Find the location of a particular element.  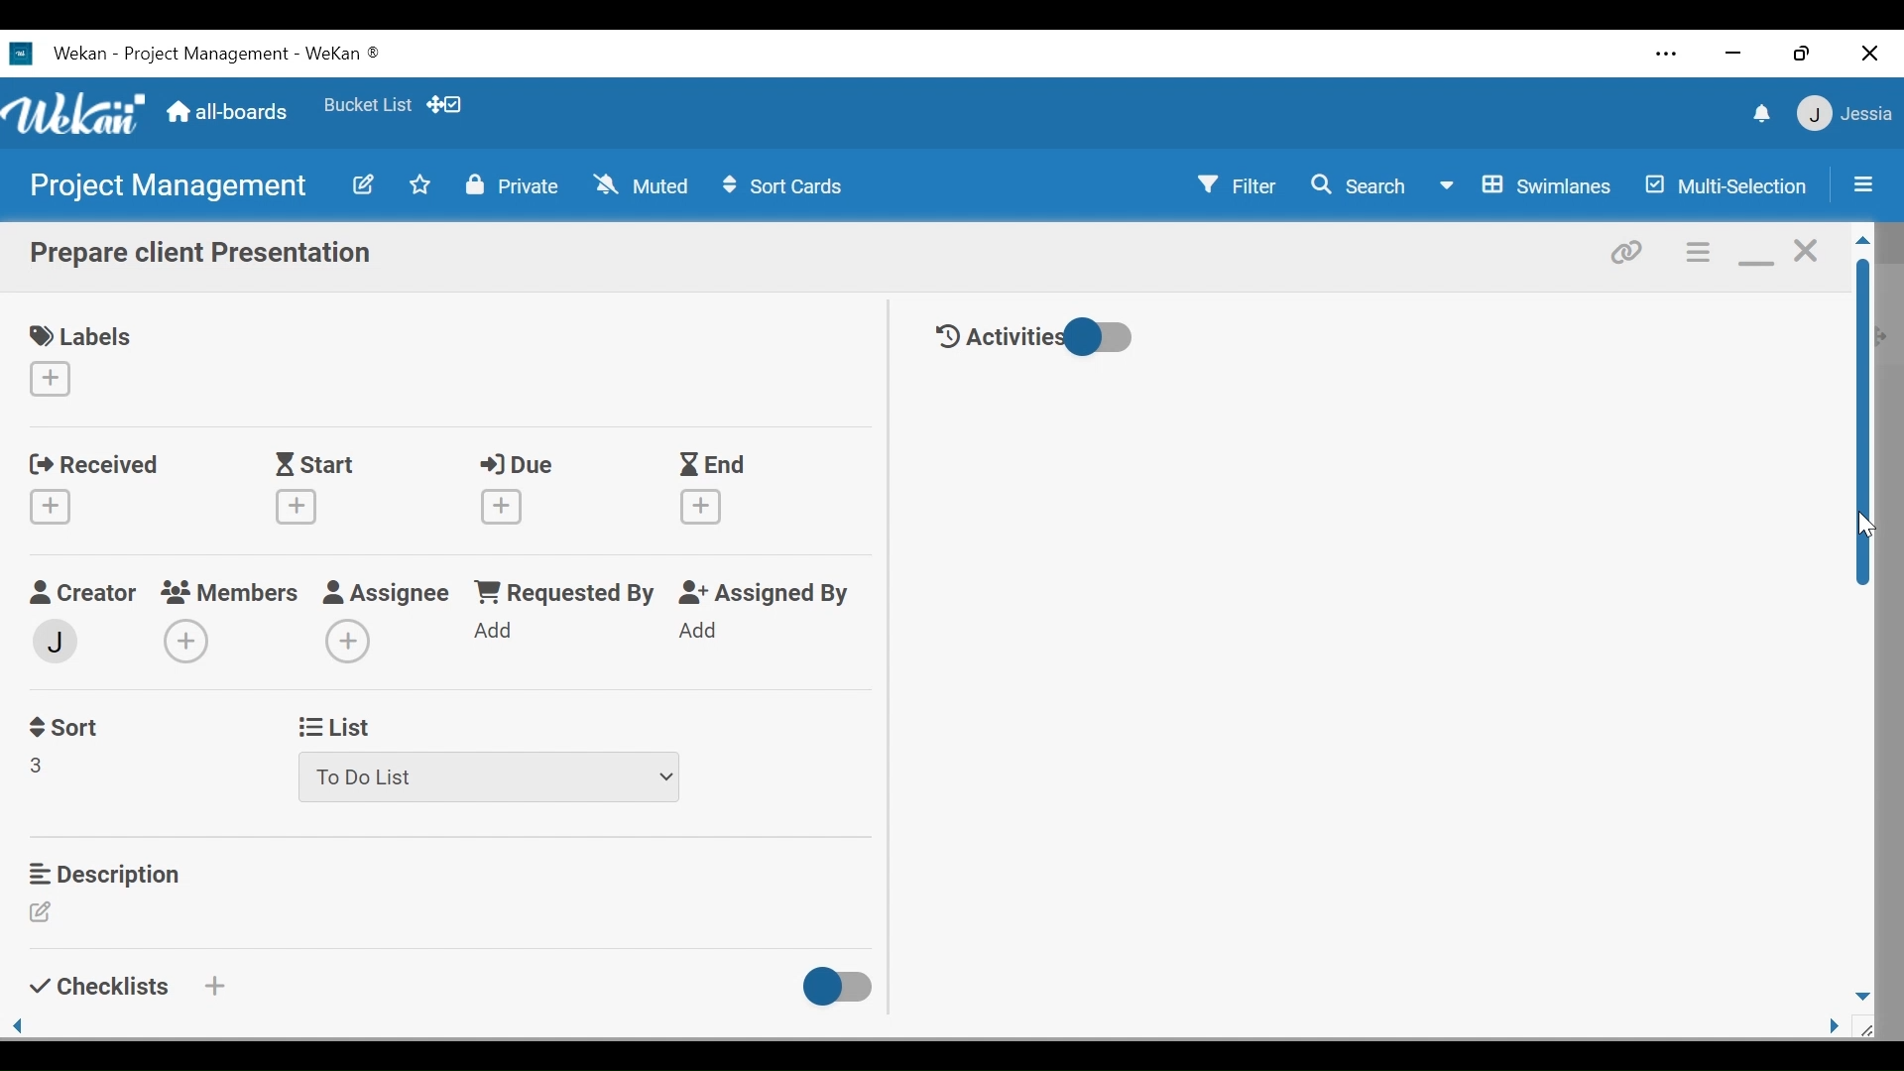

member is located at coordinates (58, 641).